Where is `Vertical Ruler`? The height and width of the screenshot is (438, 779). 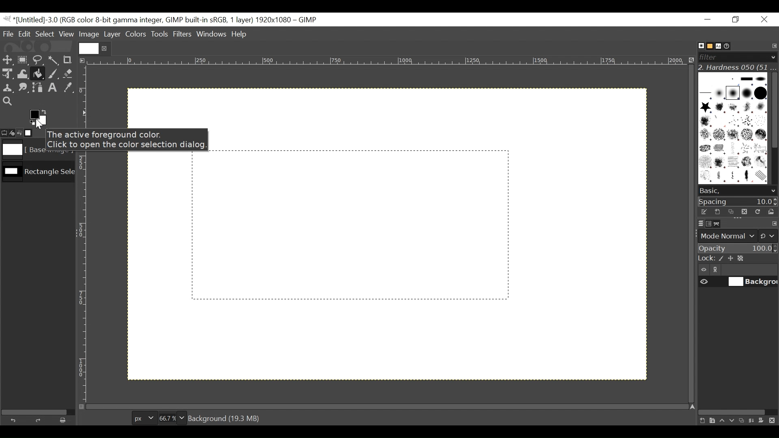
Vertical Ruler is located at coordinates (83, 234).